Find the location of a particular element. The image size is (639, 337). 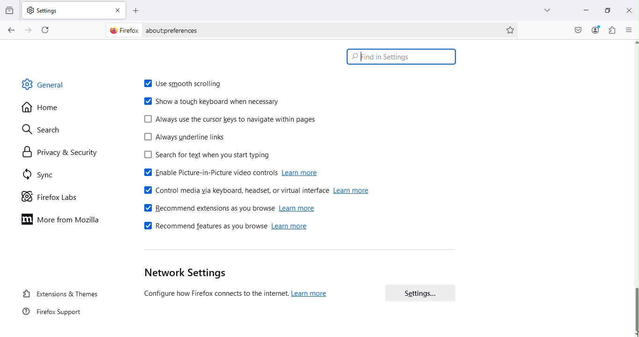

firefox logo is located at coordinates (122, 30).